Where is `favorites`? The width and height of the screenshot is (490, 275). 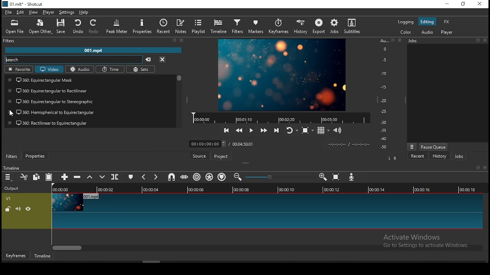
favorites is located at coordinates (18, 69).